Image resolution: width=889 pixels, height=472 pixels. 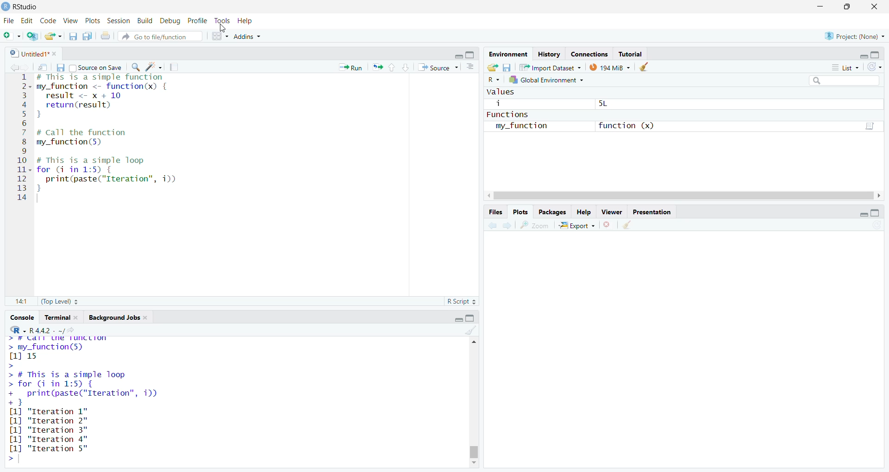 What do you see at coordinates (612, 211) in the screenshot?
I see `viewer` at bounding box center [612, 211].